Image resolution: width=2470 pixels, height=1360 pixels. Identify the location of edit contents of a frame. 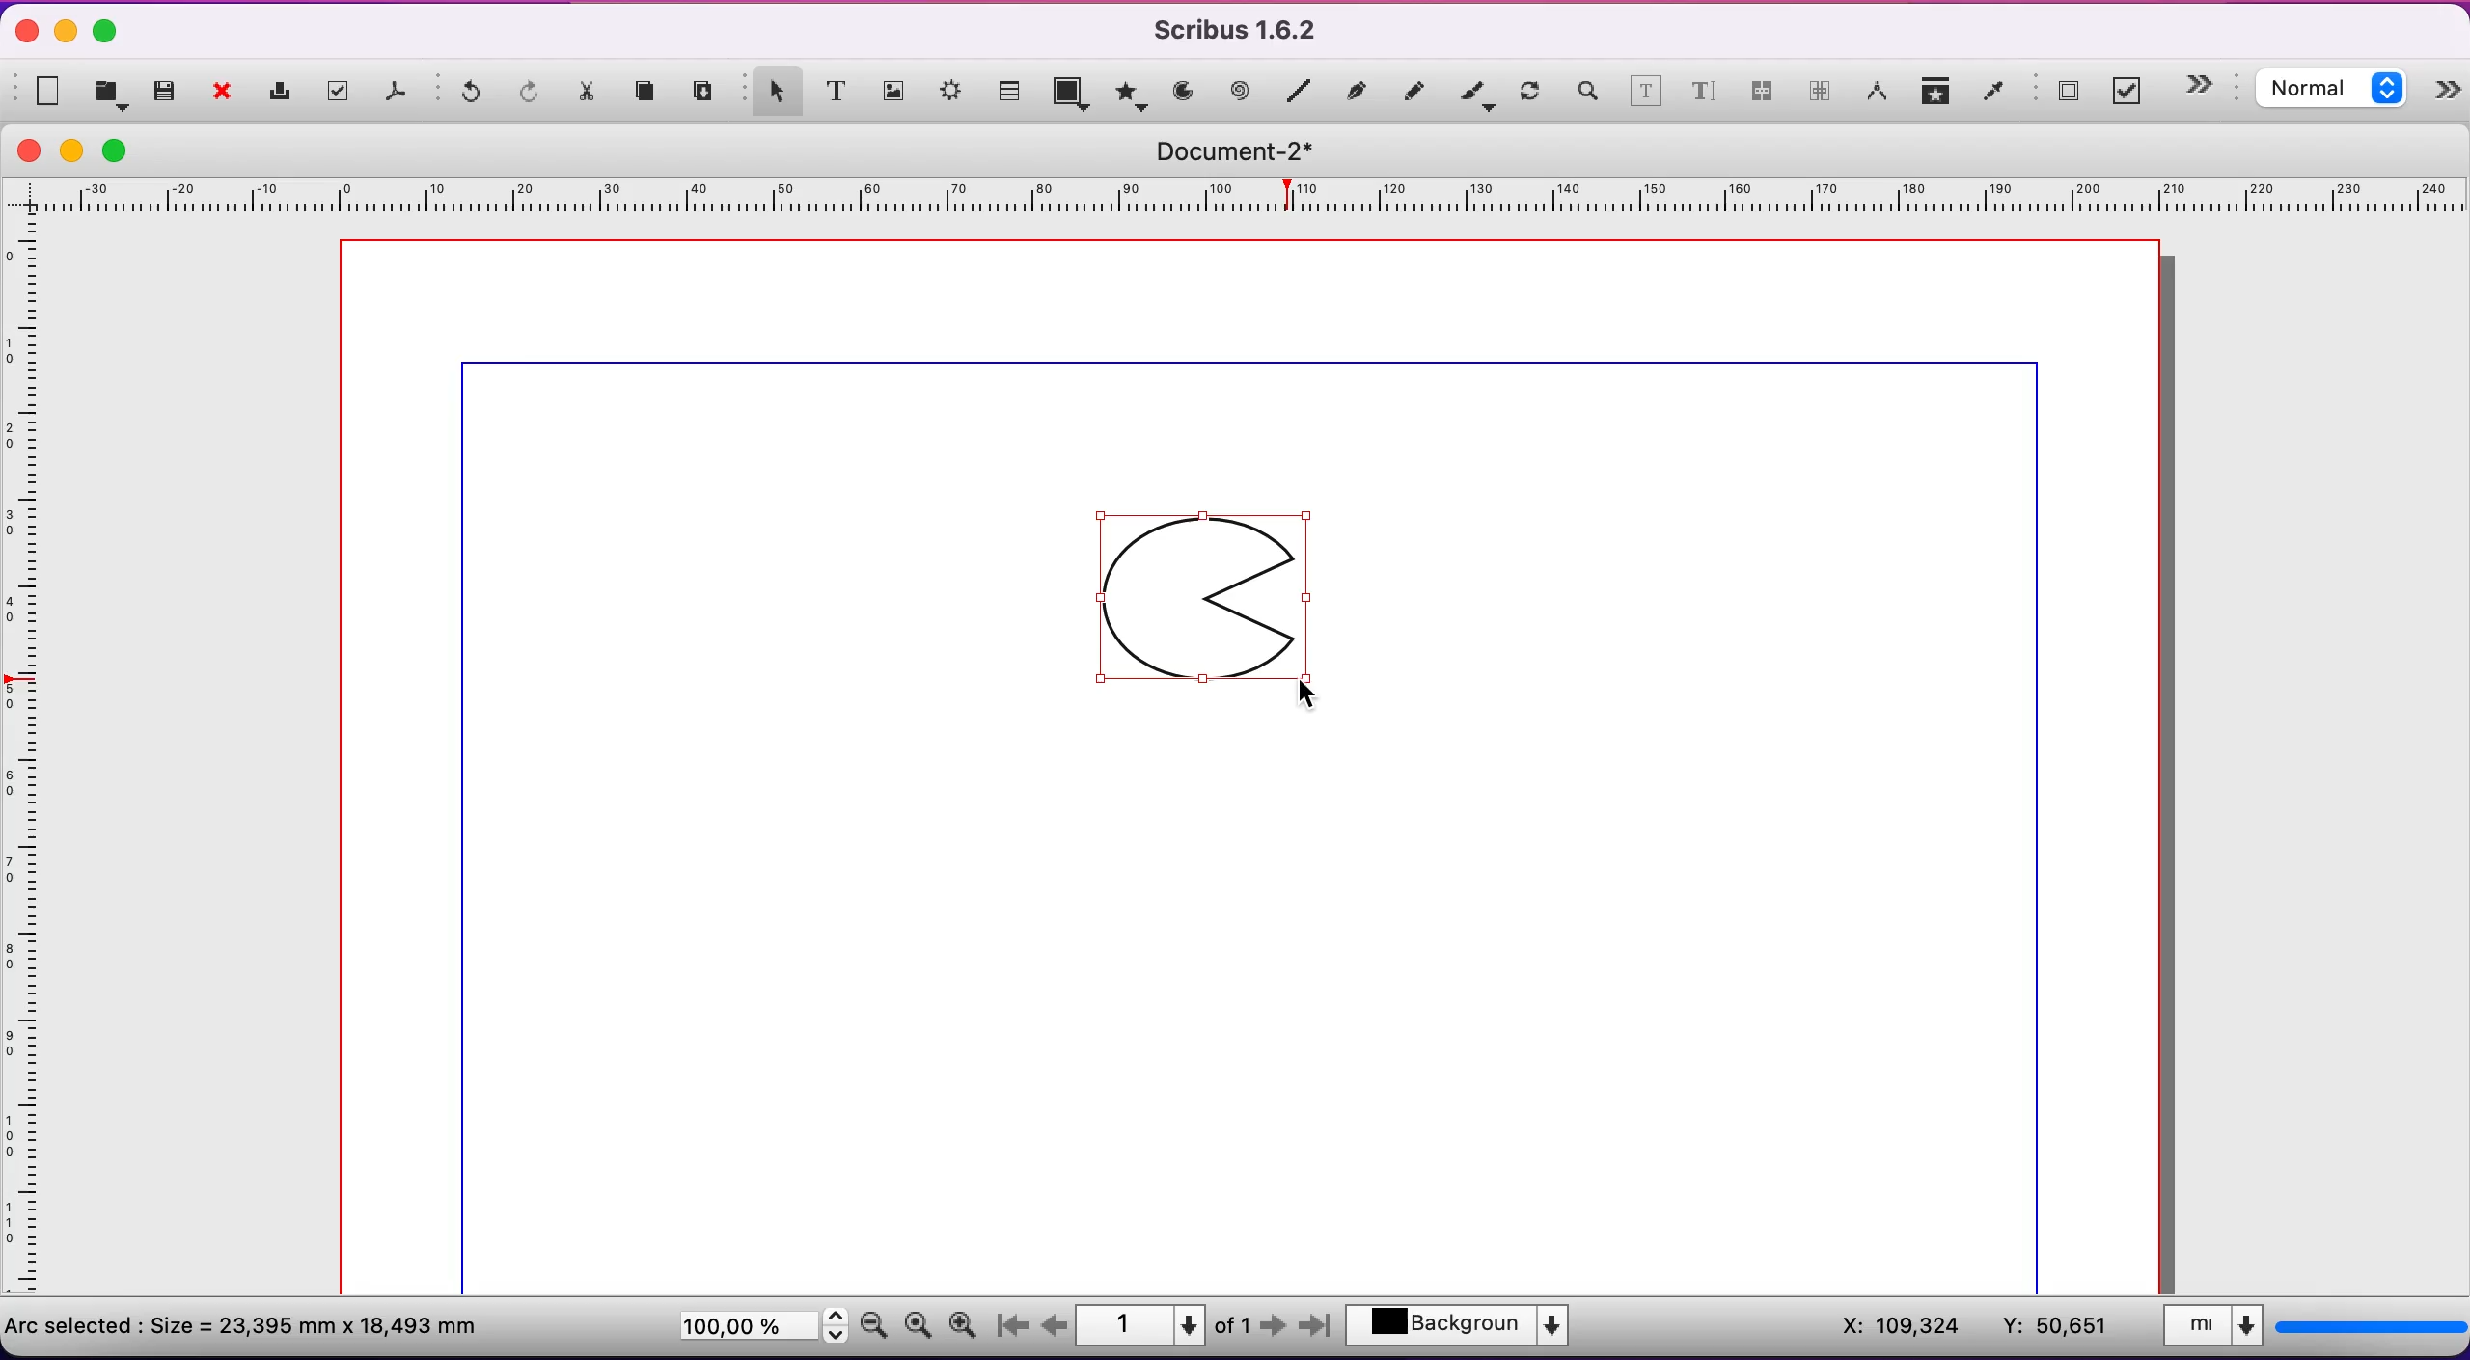
(1646, 95).